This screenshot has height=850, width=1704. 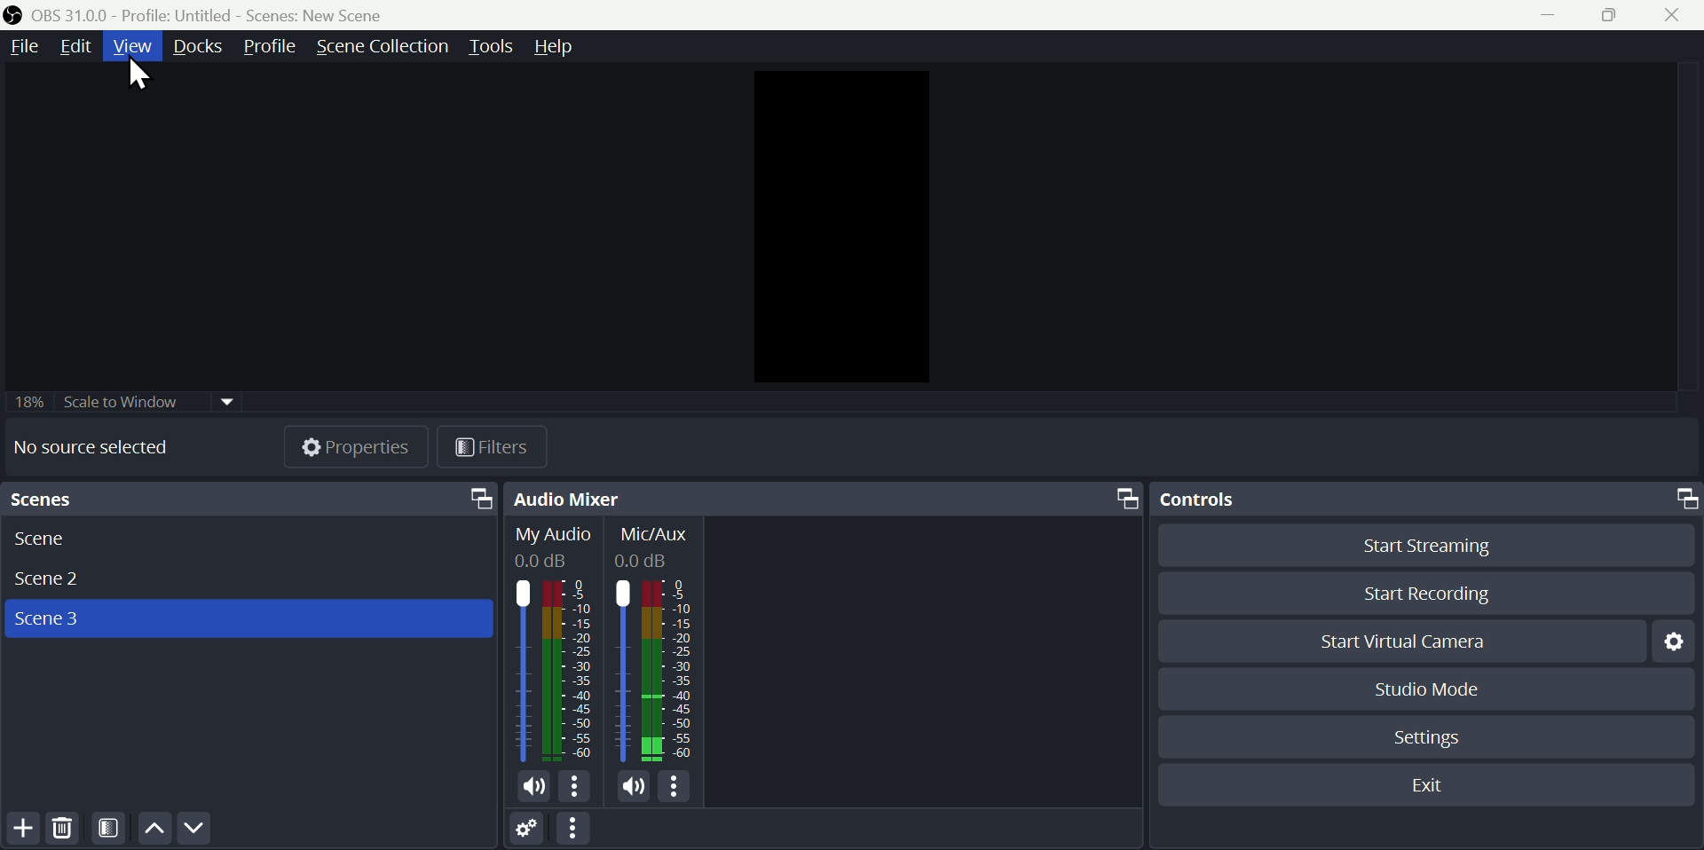 I want to click on File, so click(x=21, y=47).